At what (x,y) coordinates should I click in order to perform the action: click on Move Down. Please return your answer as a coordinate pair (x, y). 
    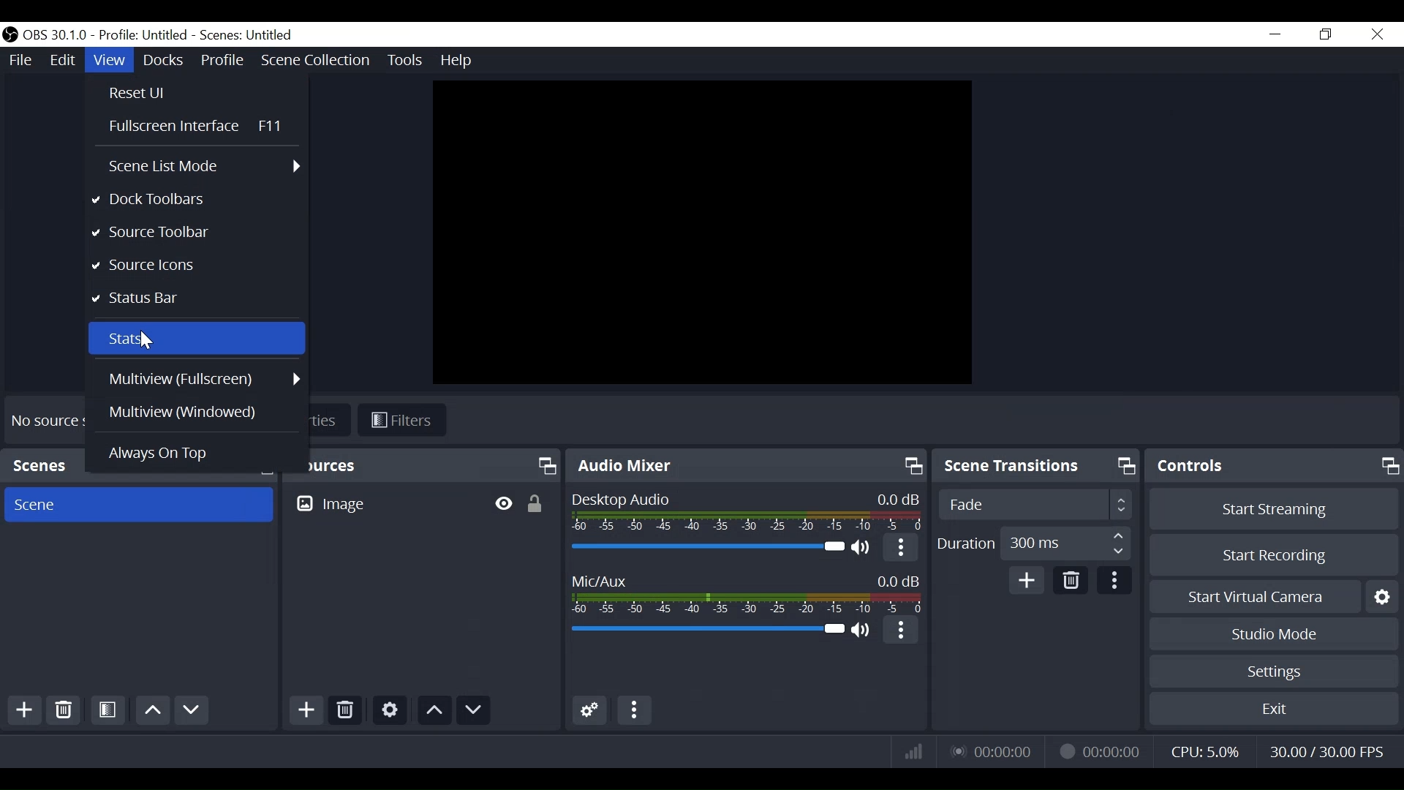
    Looking at the image, I should click on (195, 711).